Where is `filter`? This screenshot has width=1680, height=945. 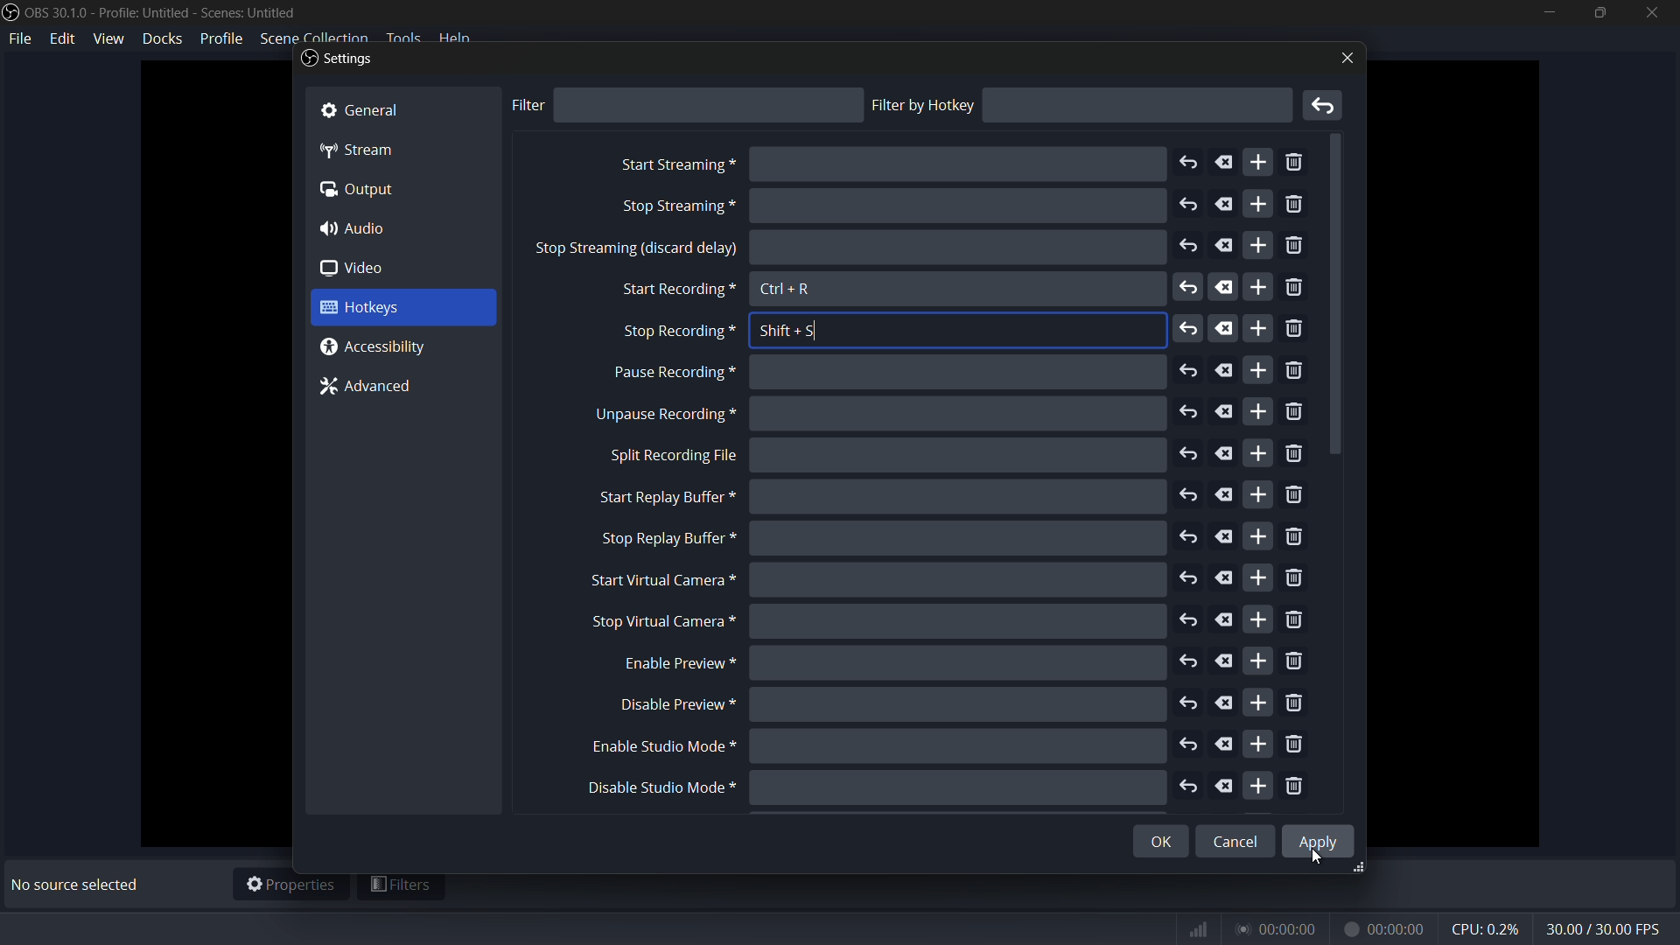
filter is located at coordinates (527, 105).